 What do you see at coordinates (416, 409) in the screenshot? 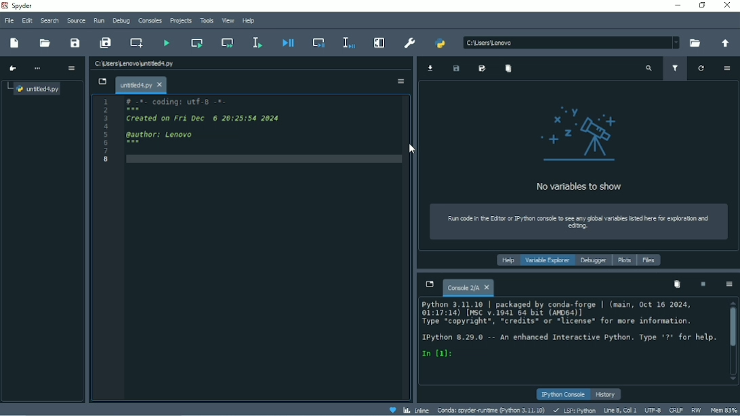
I see `Inline` at bounding box center [416, 409].